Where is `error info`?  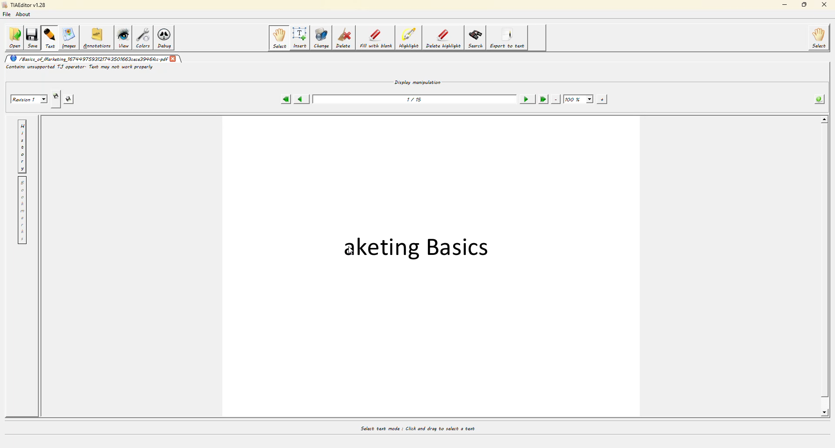
error info is located at coordinates (77, 67).